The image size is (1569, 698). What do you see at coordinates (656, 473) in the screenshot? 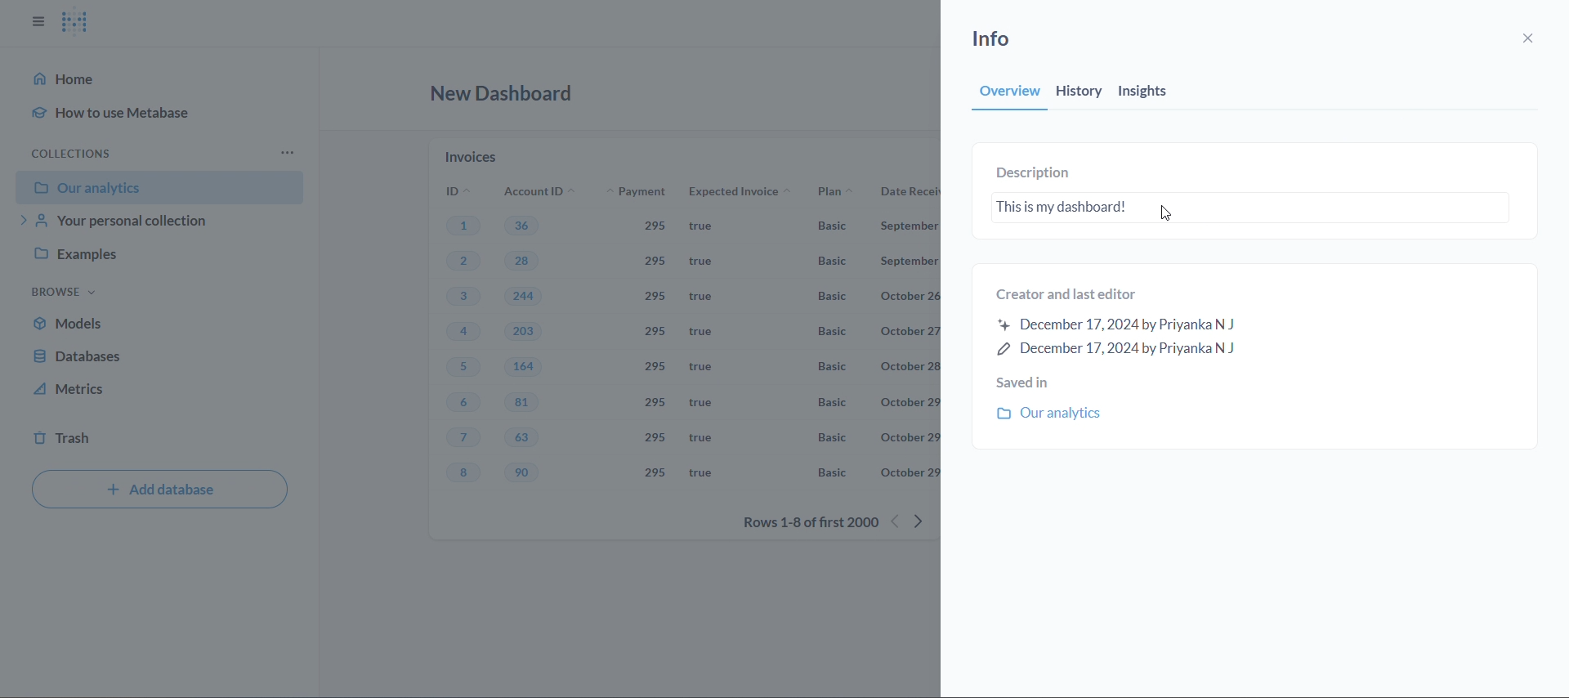
I see `295` at bounding box center [656, 473].